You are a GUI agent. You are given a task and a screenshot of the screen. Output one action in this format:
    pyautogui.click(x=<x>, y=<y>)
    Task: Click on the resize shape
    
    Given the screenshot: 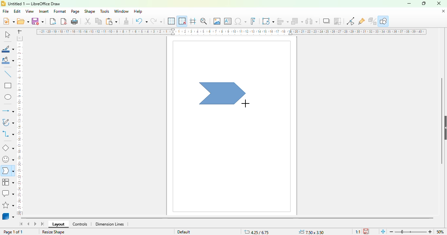 What is the action you would take?
    pyautogui.click(x=53, y=232)
    